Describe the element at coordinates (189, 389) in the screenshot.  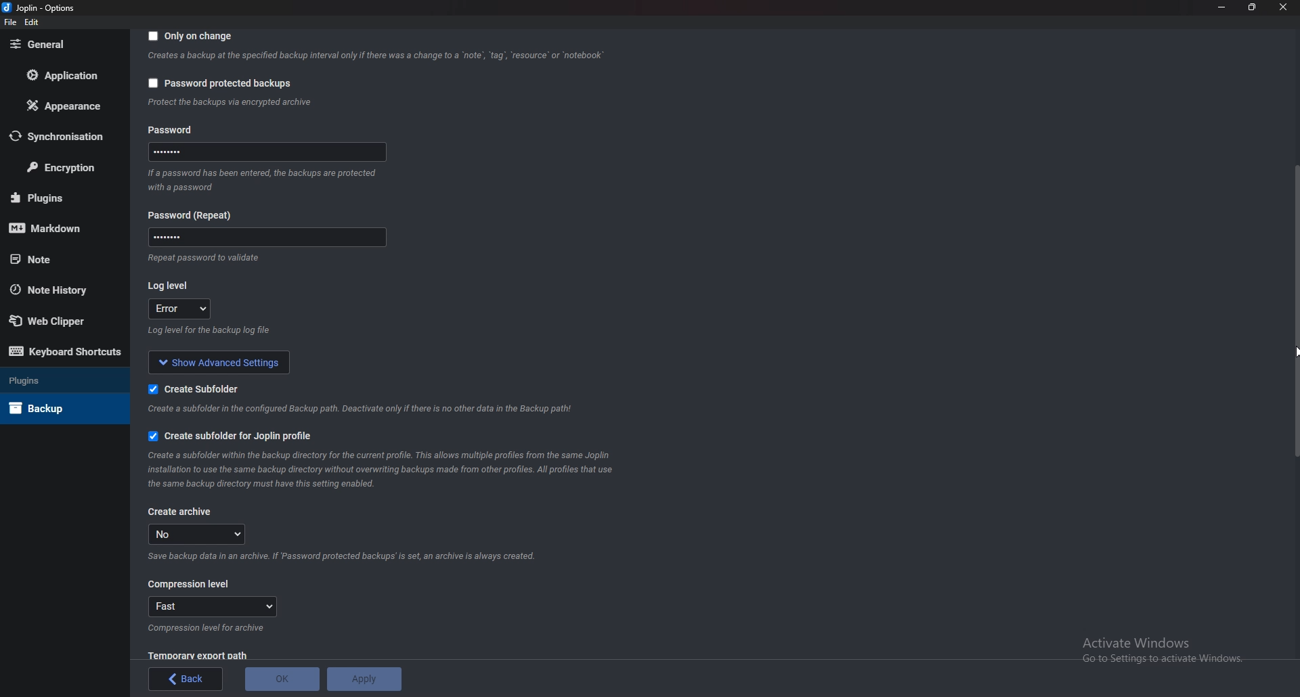
I see `create sub folder` at that location.